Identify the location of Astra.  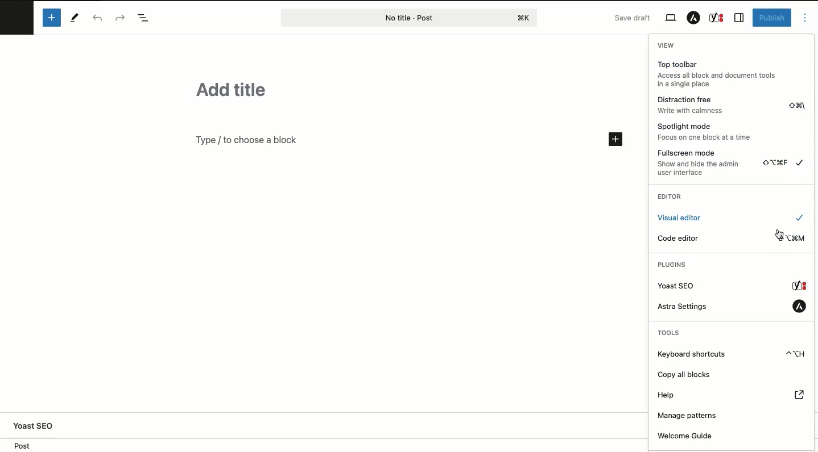
(729, 307).